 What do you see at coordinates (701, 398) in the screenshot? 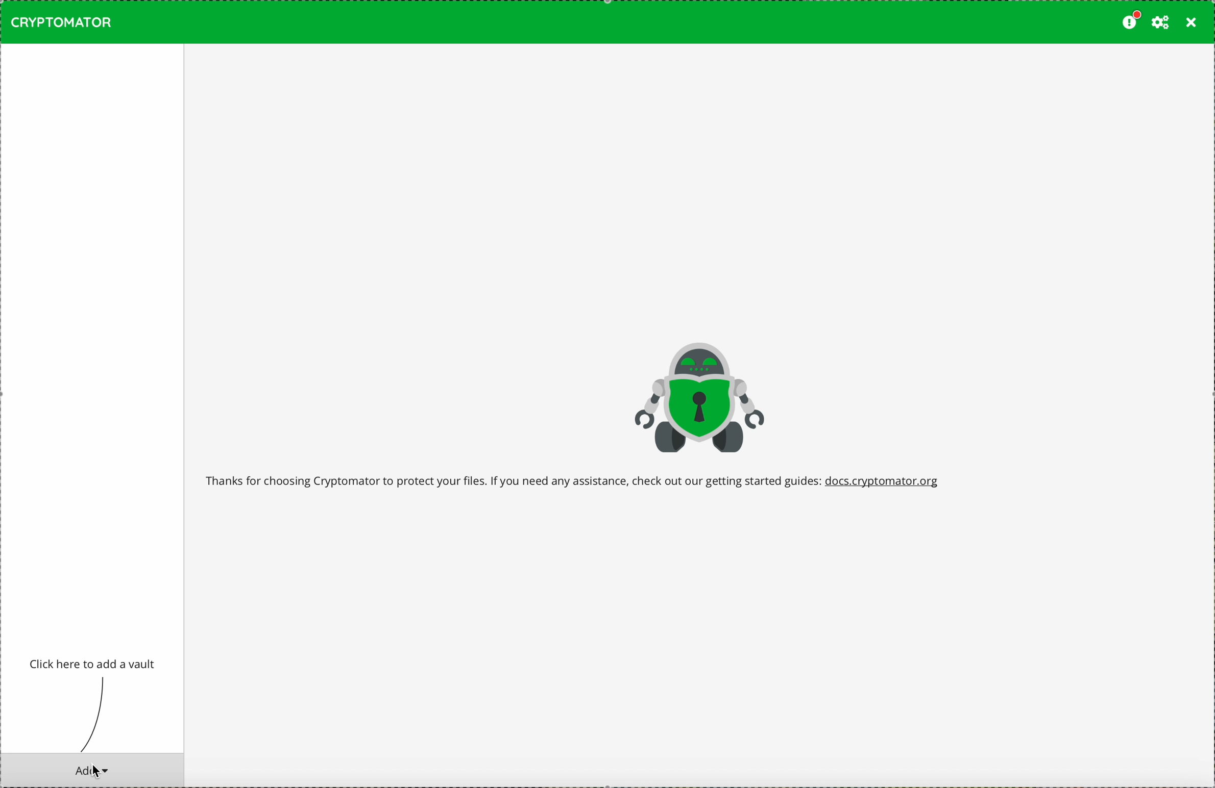
I see `Cryptomator logo` at bounding box center [701, 398].